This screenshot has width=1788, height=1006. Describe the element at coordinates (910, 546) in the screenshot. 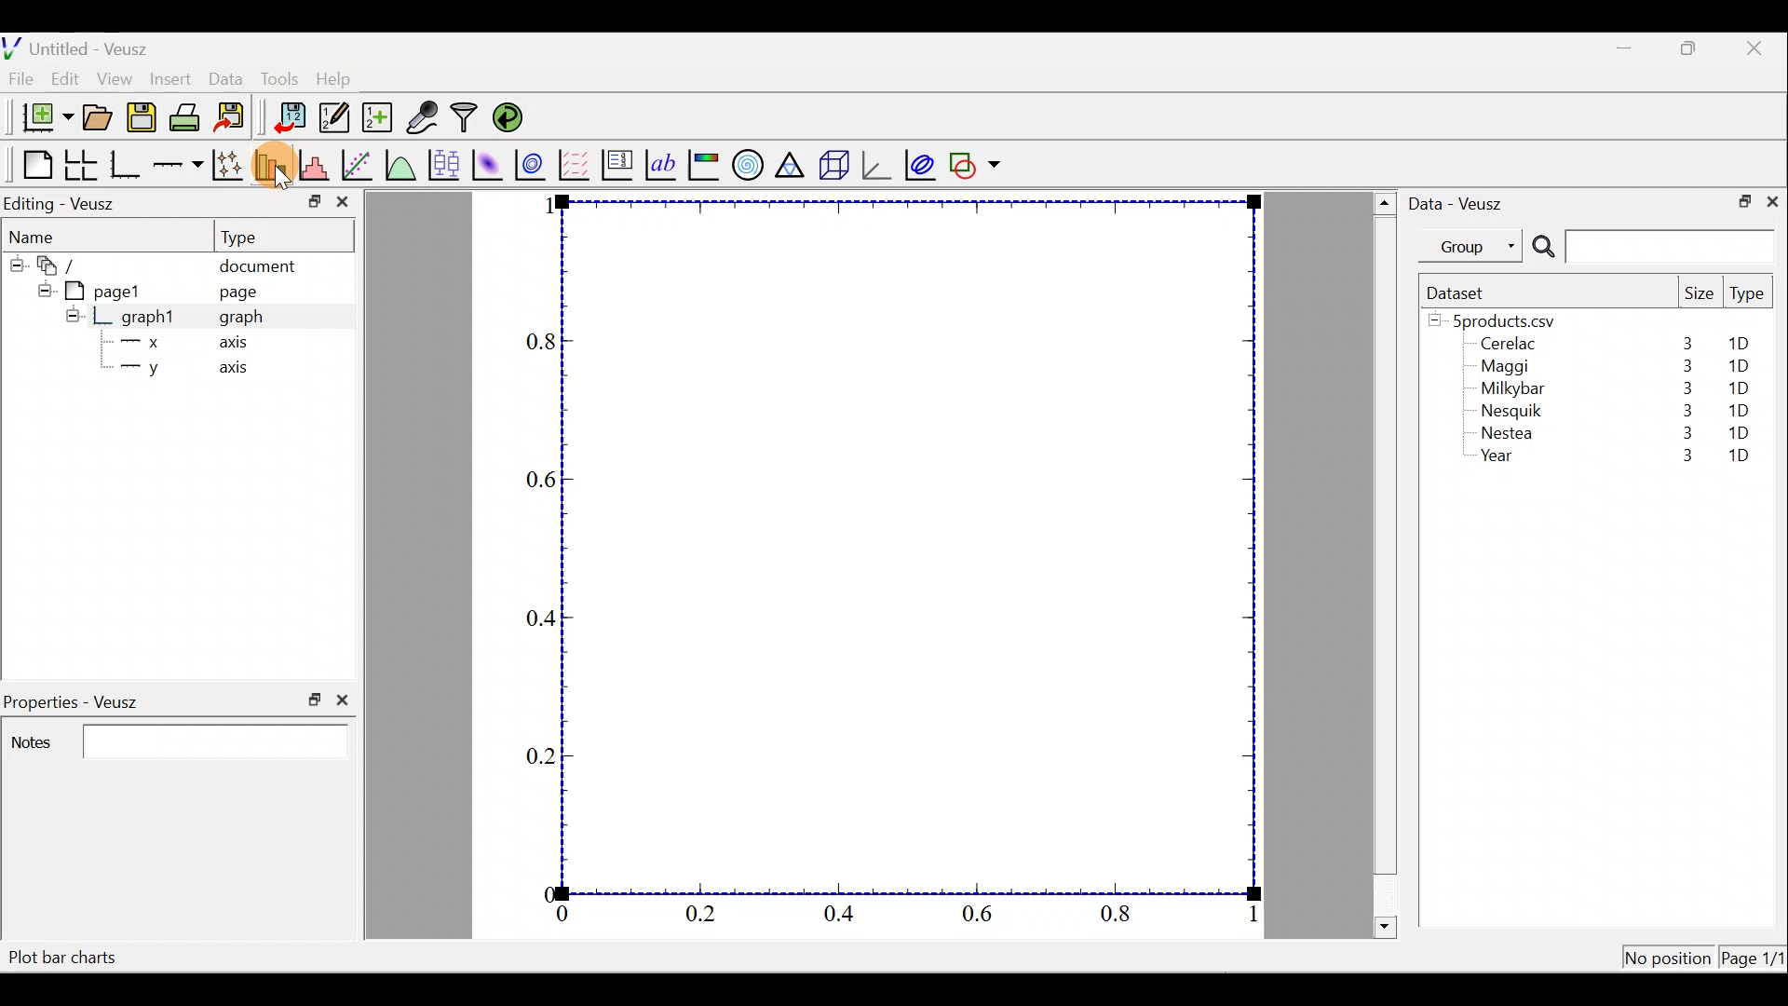

I see `graph plot area` at that location.